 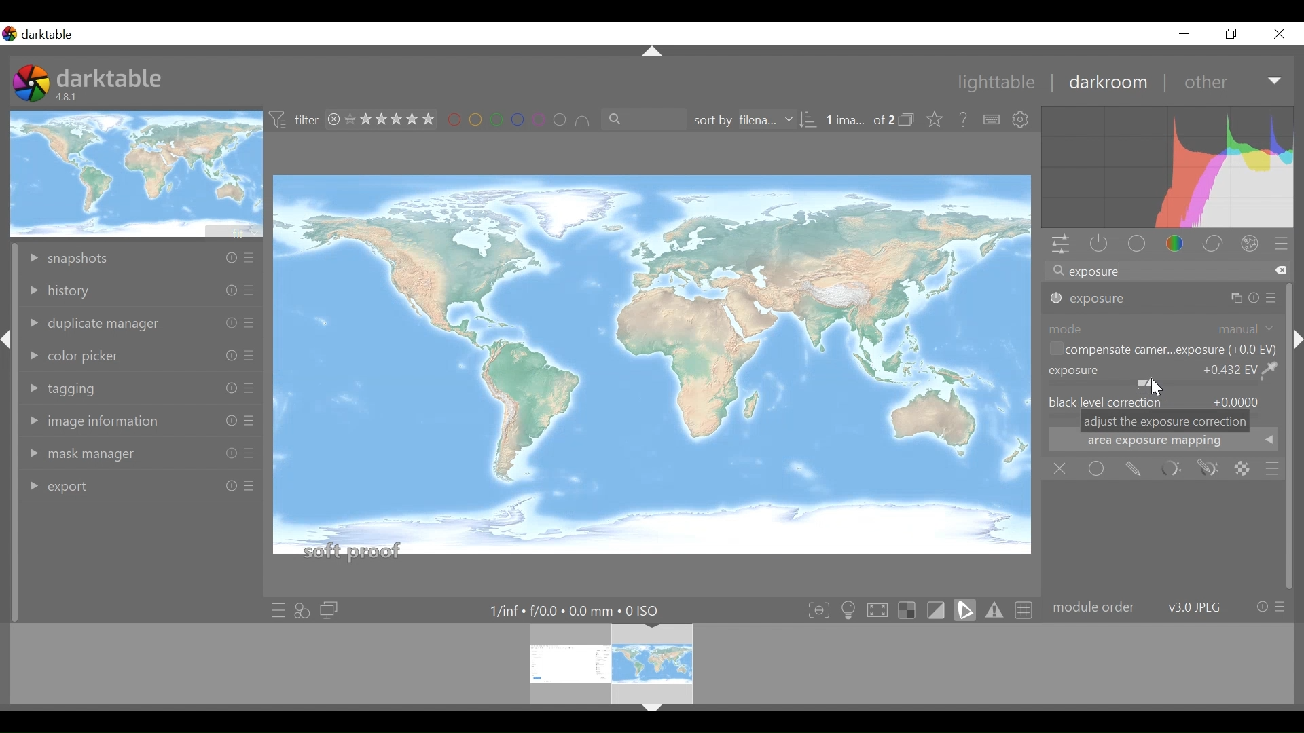 I want to click on quick access to presets, so click(x=278, y=610).